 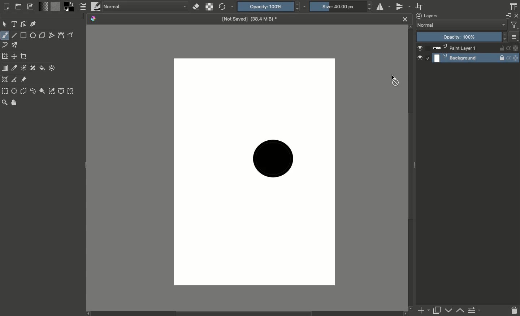 What do you see at coordinates (420, 6) in the screenshot?
I see `Wrap around mode` at bounding box center [420, 6].